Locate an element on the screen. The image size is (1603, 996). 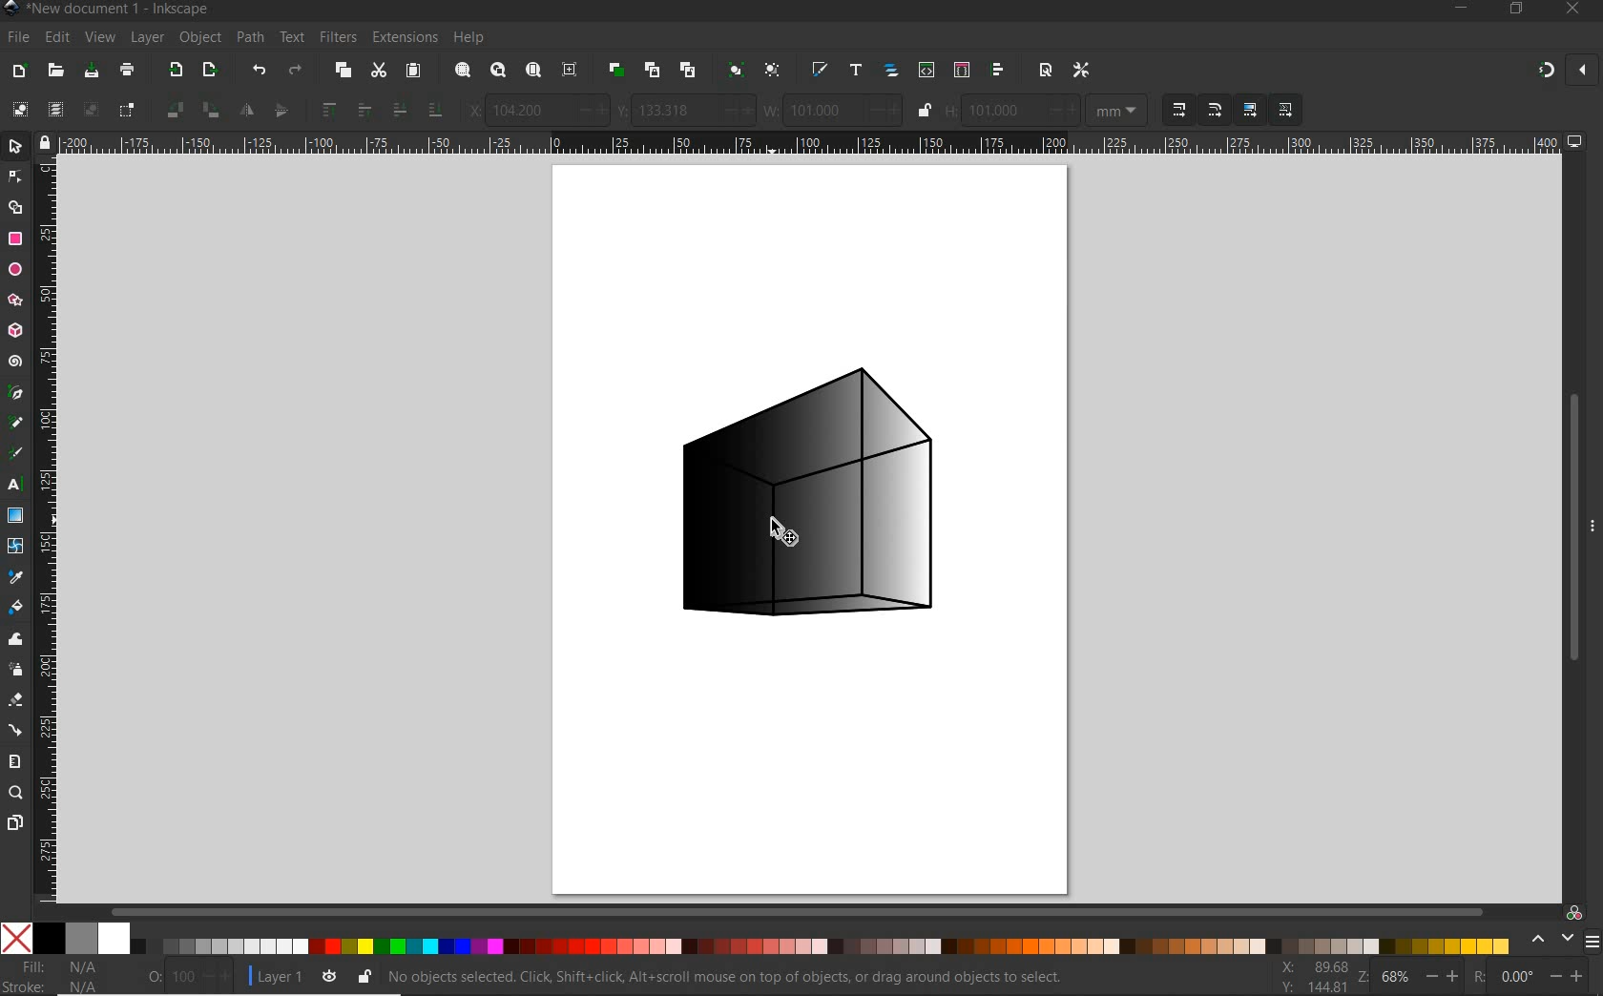
increase/decrease is located at coordinates (737, 111).